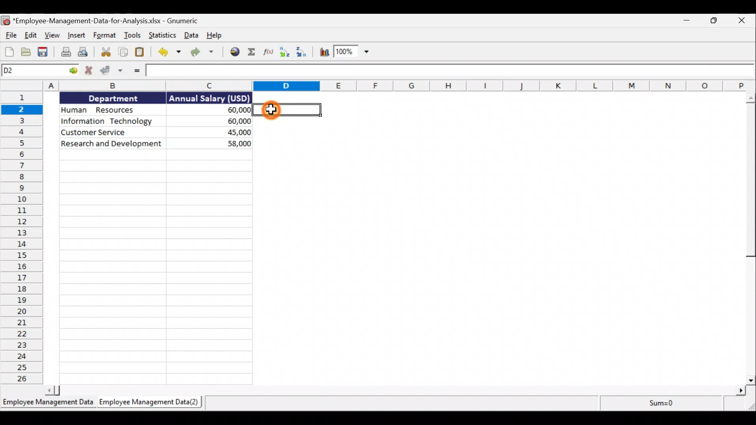 The width and height of the screenshot is (756, 425). I want to click on Document name, so click(114, 19).